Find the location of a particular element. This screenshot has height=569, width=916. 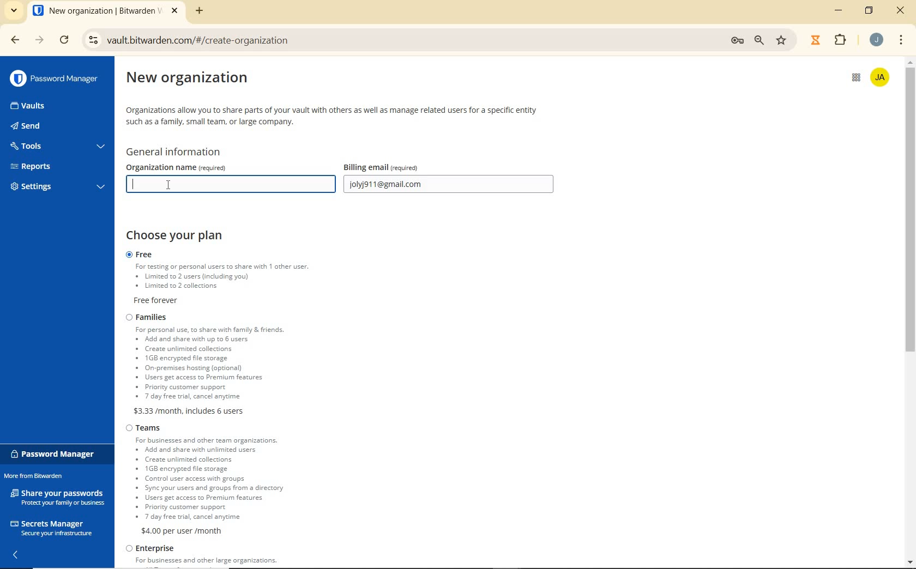

search tabs is located at coordinates (14, 11).